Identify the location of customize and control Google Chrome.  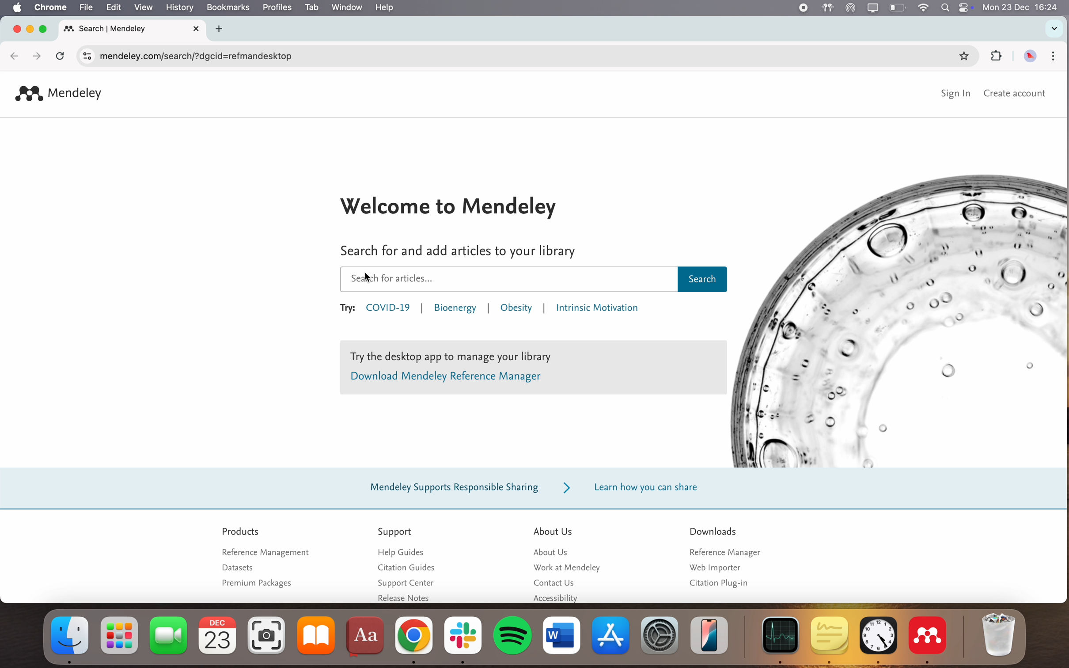
(1052, 57).